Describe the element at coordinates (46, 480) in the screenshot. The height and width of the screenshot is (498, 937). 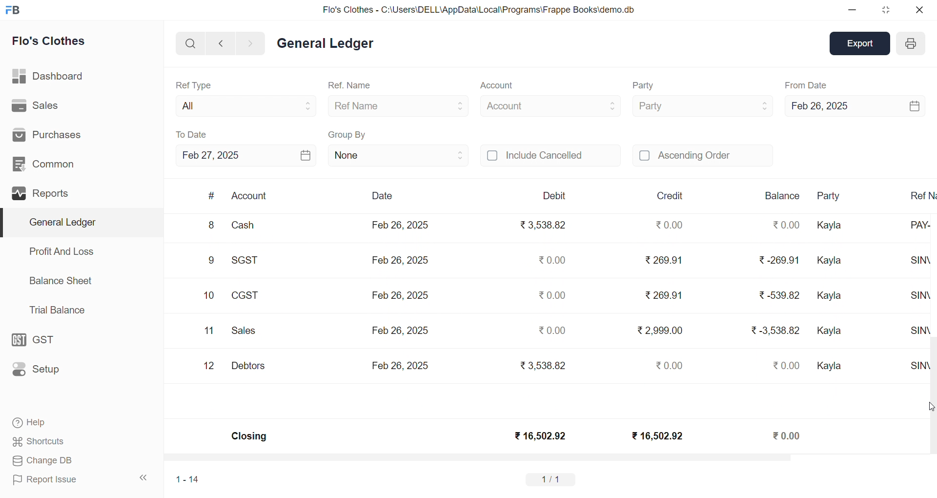
I see `Report Issue` at that location.